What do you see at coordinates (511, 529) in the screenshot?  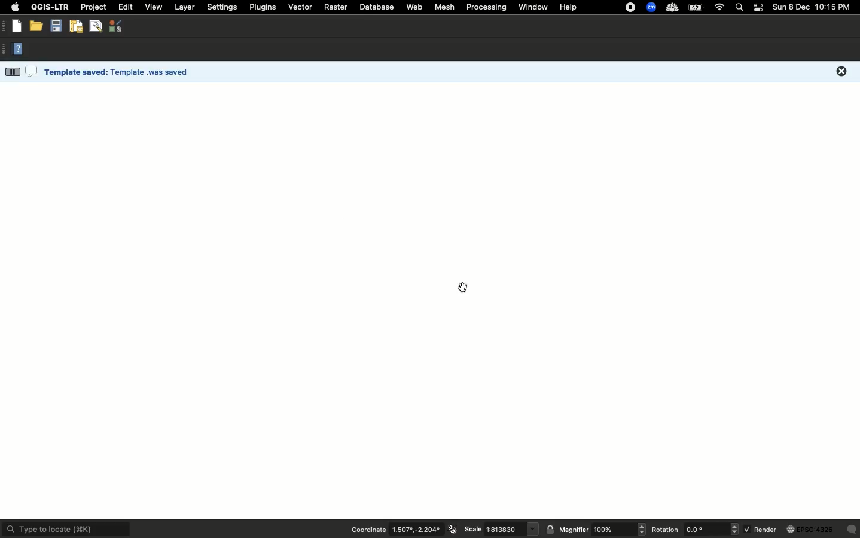 I see `scale` at bounding box center [511, 529].